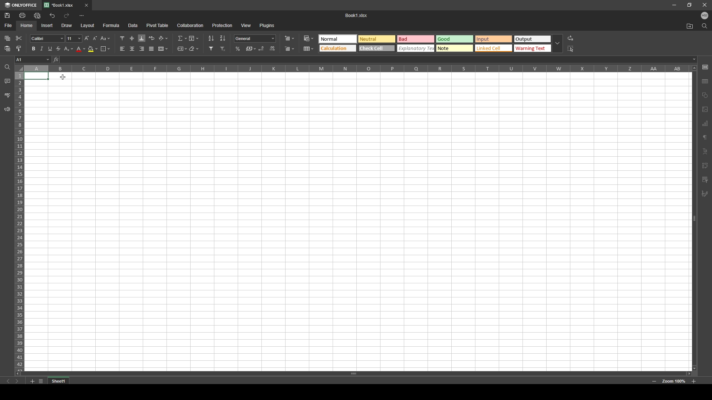  I want to click on file, so click(9, 26).